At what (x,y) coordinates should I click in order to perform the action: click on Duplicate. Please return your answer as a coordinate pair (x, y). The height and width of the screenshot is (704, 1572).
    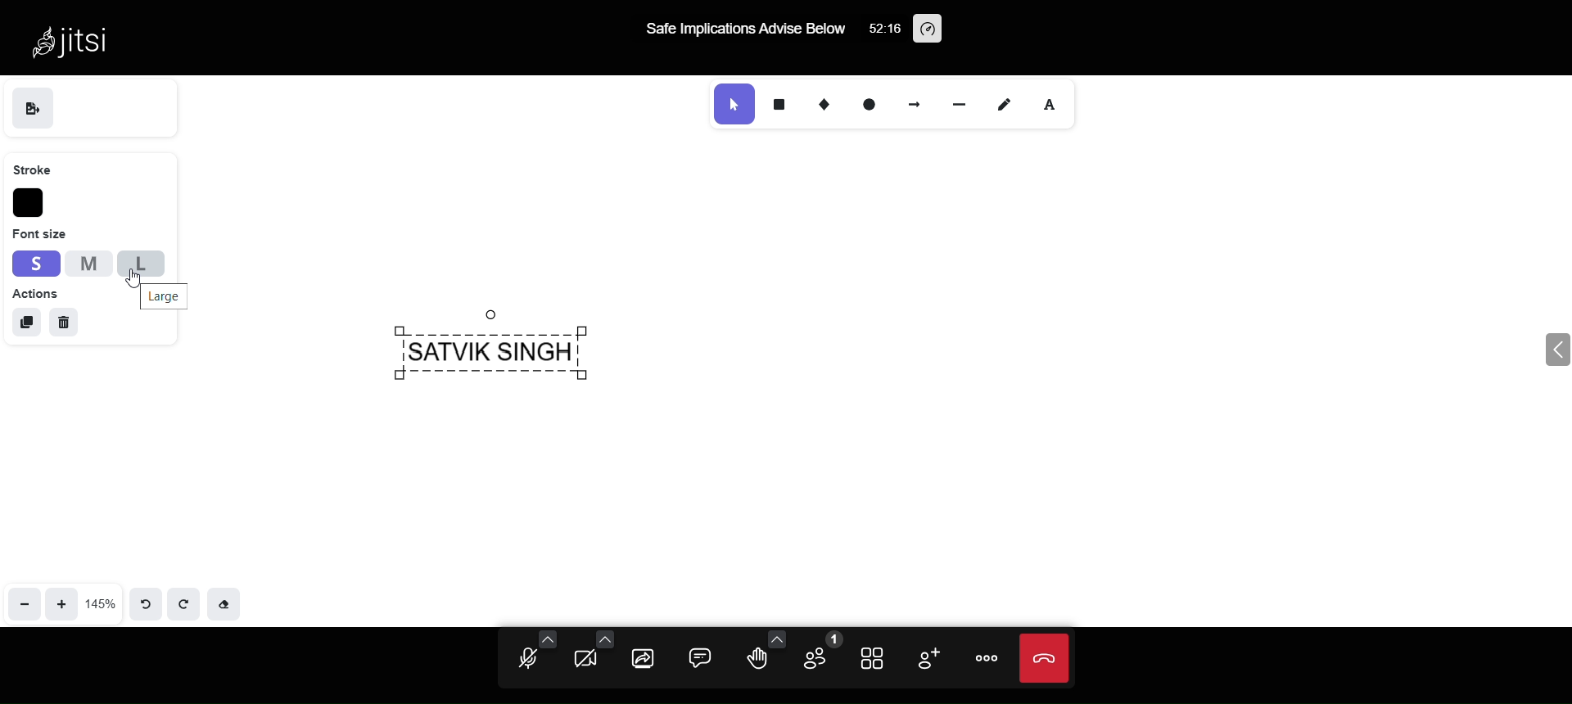
    Looking at the image, I should click on (24, 320).